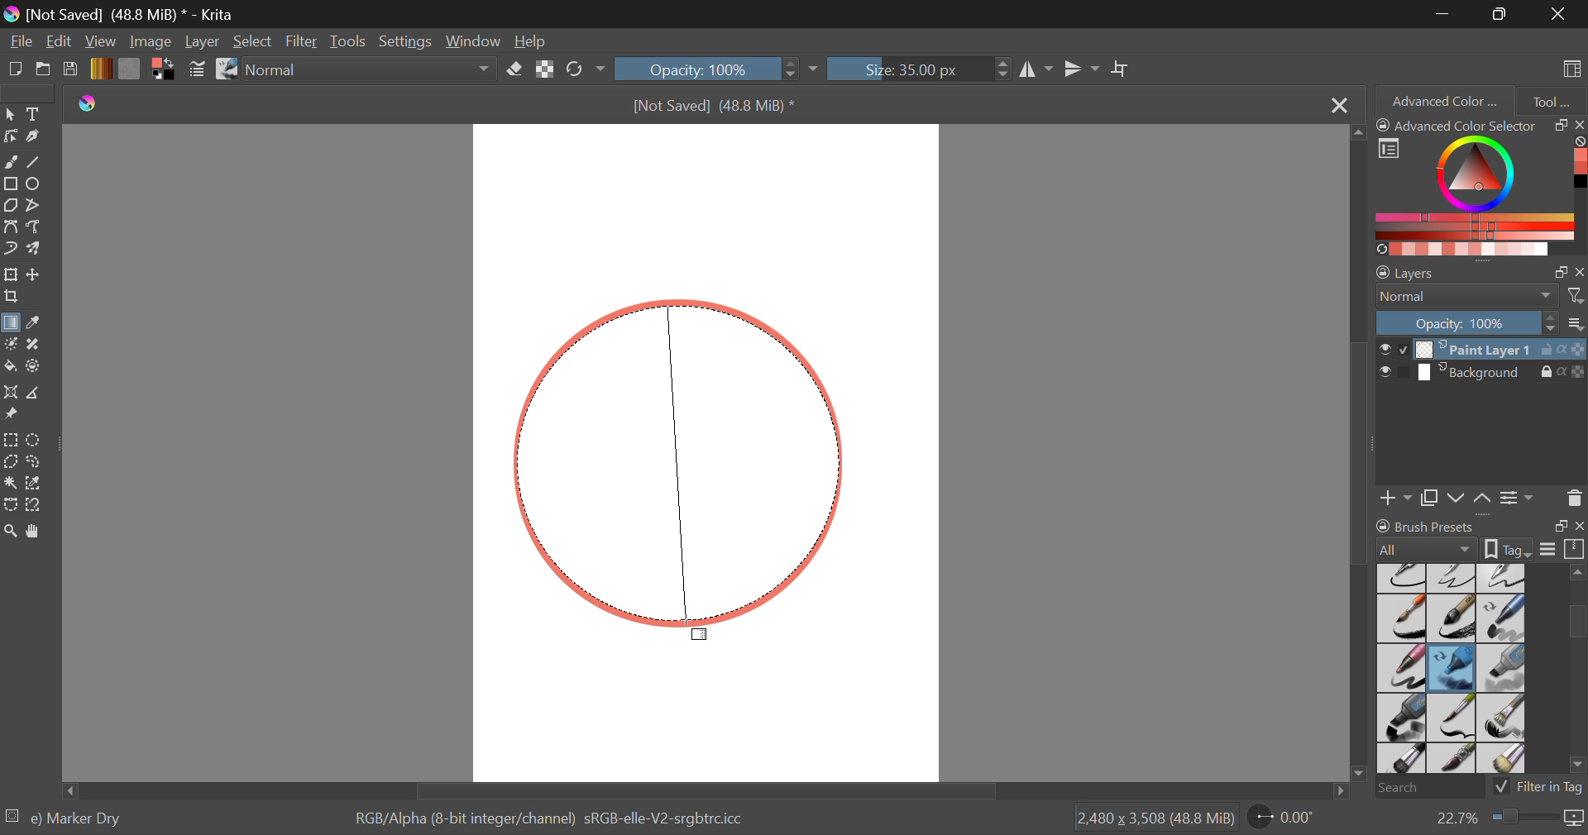 This screenshot has height=835, width=1588. Describe the element at coordinates (544, 69) in the screenshot. I see `Preserve Alpha` at that location.